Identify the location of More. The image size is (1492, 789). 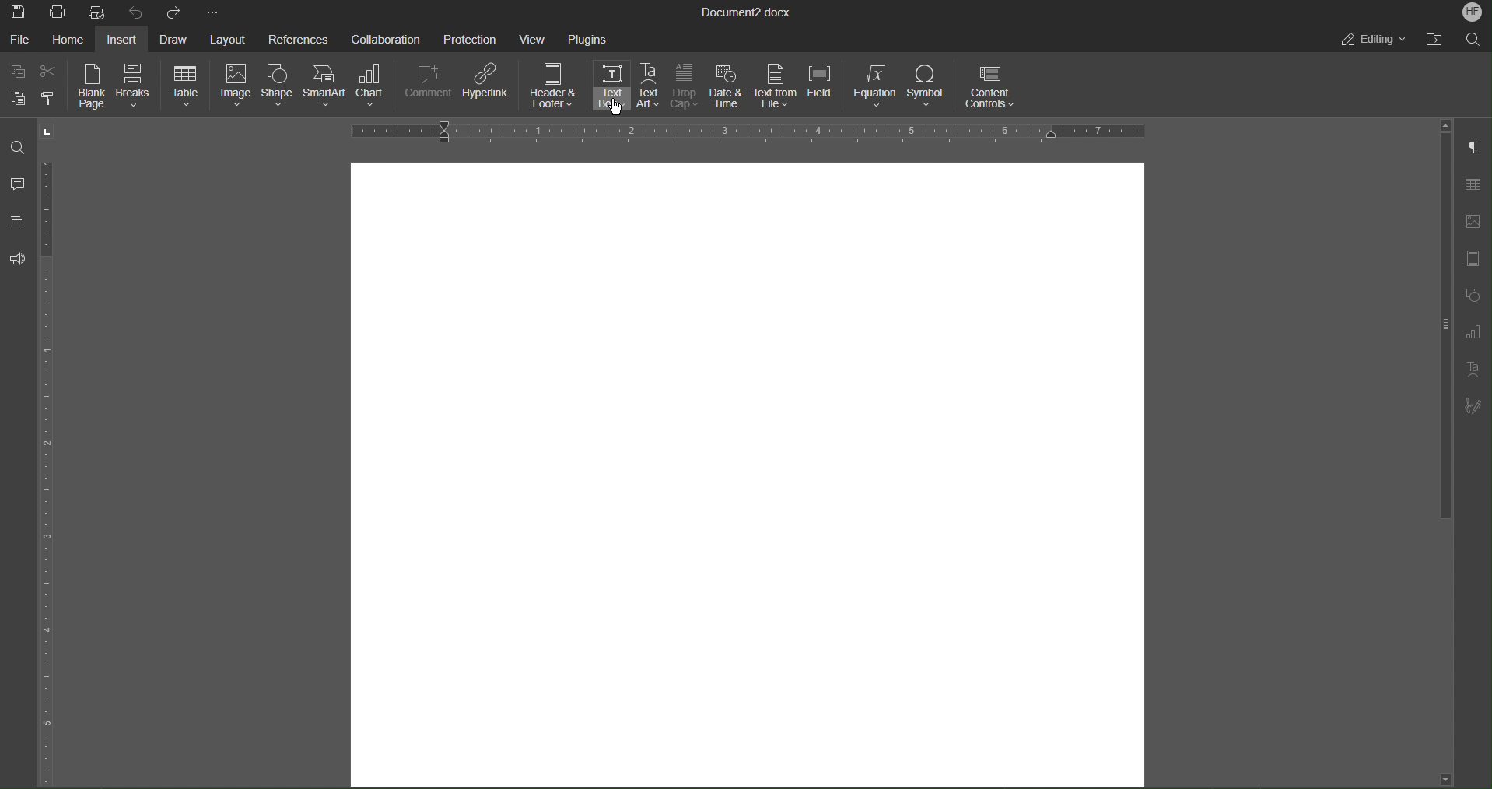
(213, 11).